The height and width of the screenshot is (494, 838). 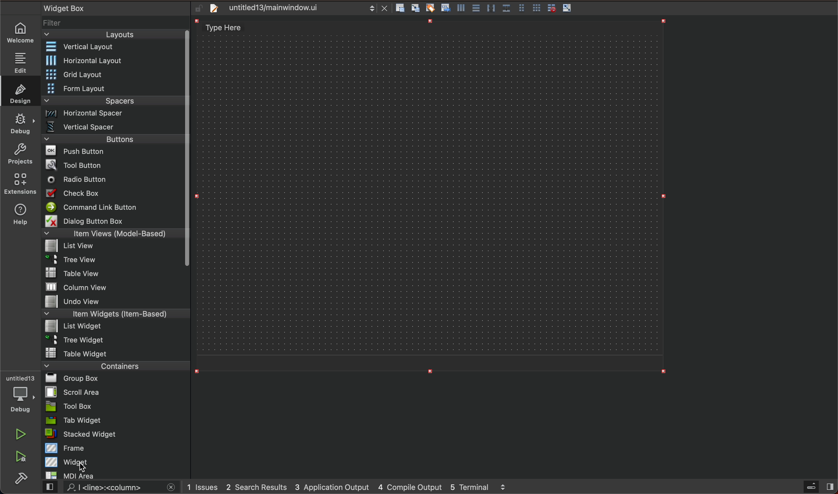 What do you see at coordinates (446, 7) in the screenshot?
I see `tab order` at bounding box center [446, 7].